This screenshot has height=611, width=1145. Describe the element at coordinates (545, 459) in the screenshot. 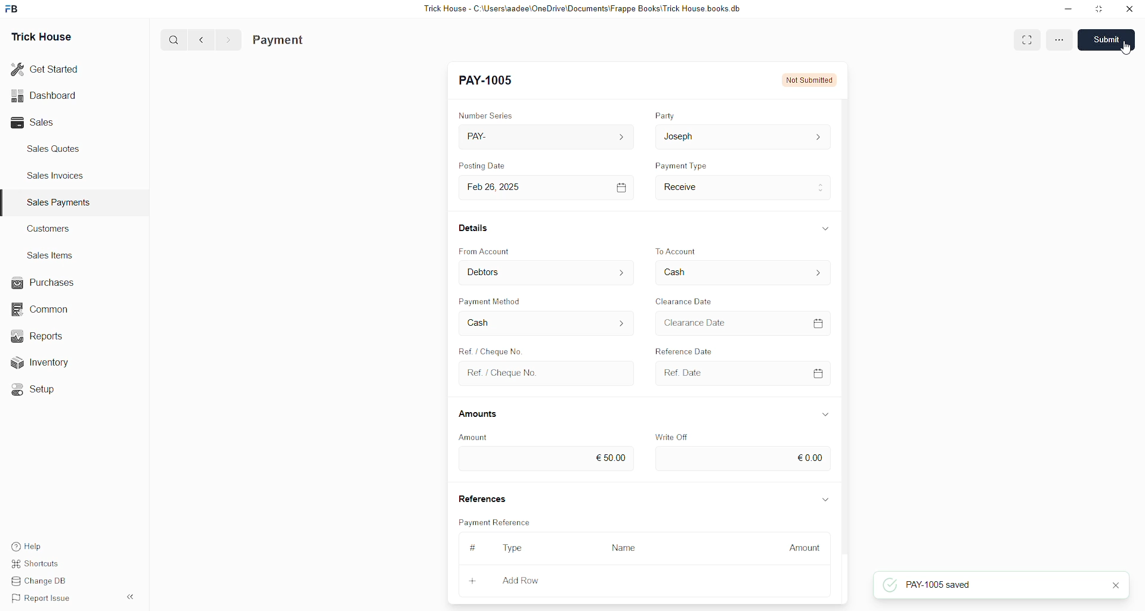

I see `€50.00` at that location.